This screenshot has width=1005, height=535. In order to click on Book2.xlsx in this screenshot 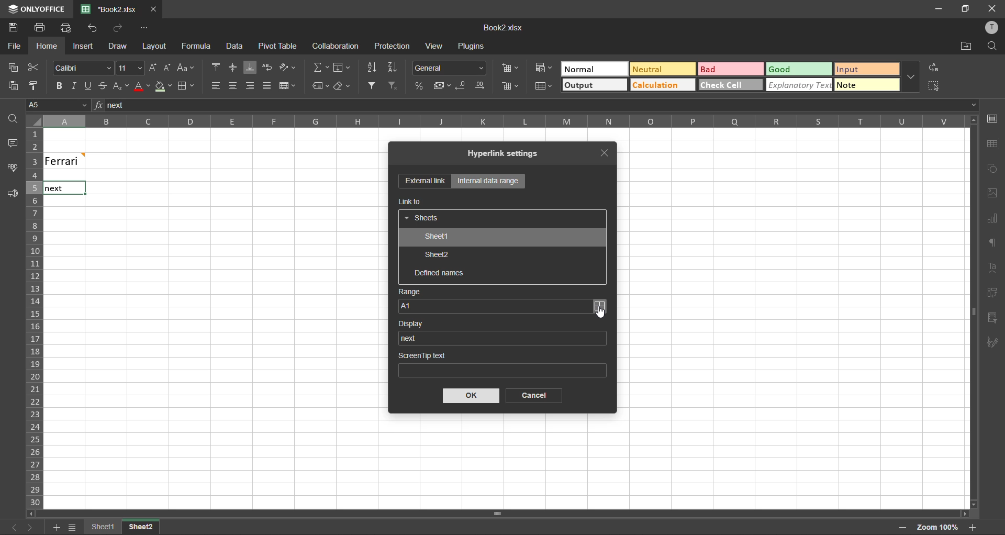, I will do `click(502, 28)`.